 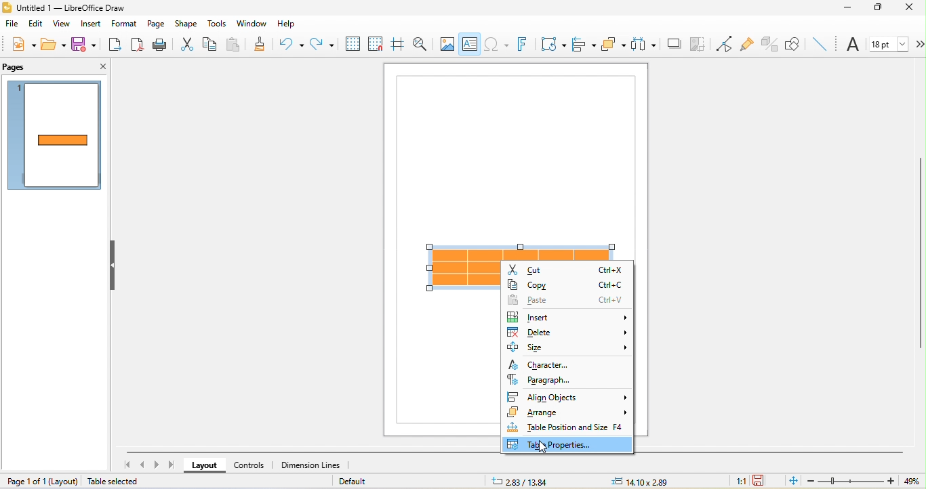 I want to click on minimize, so click(x=849, y=9).